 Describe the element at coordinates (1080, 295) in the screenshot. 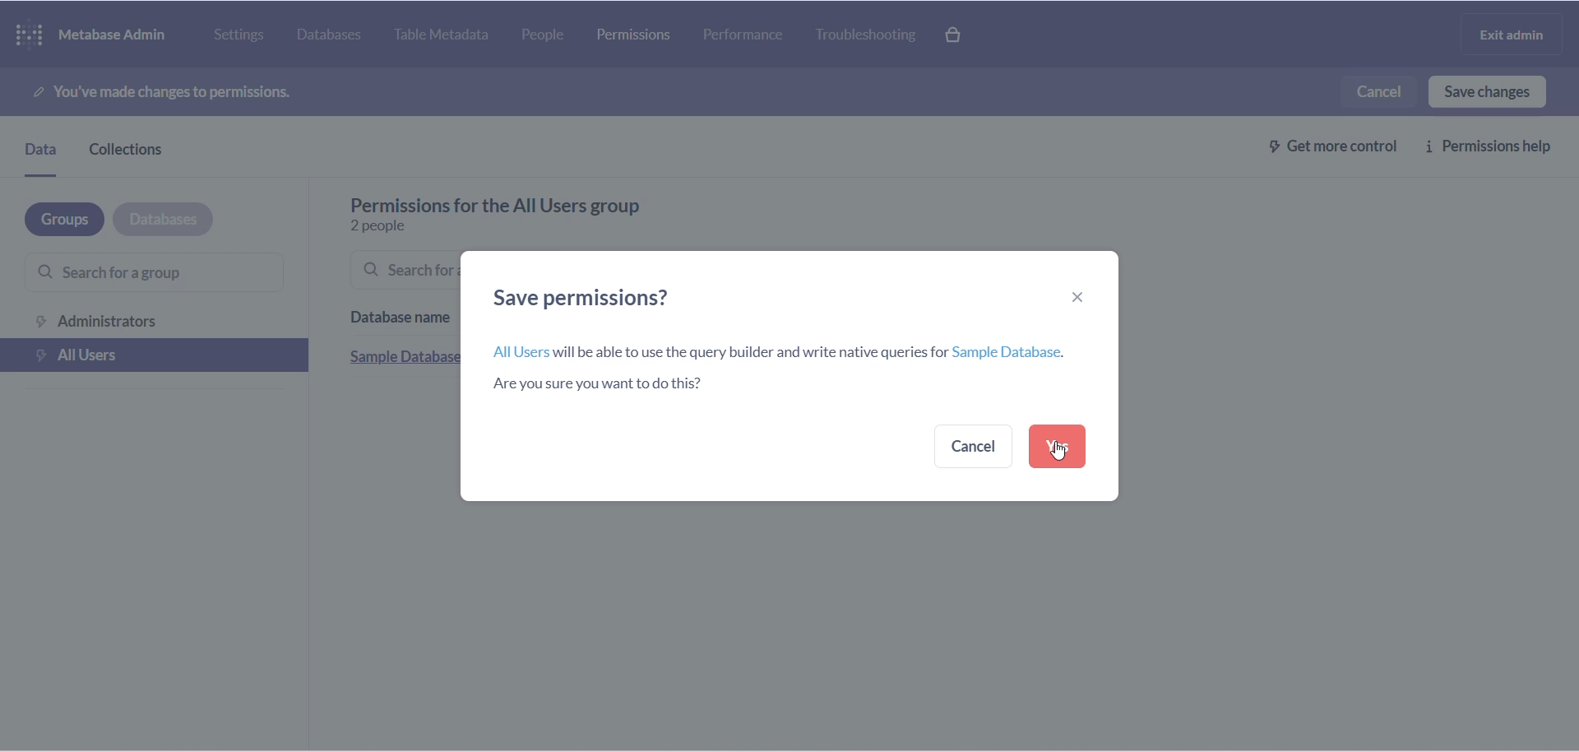

I see `close` at that location.